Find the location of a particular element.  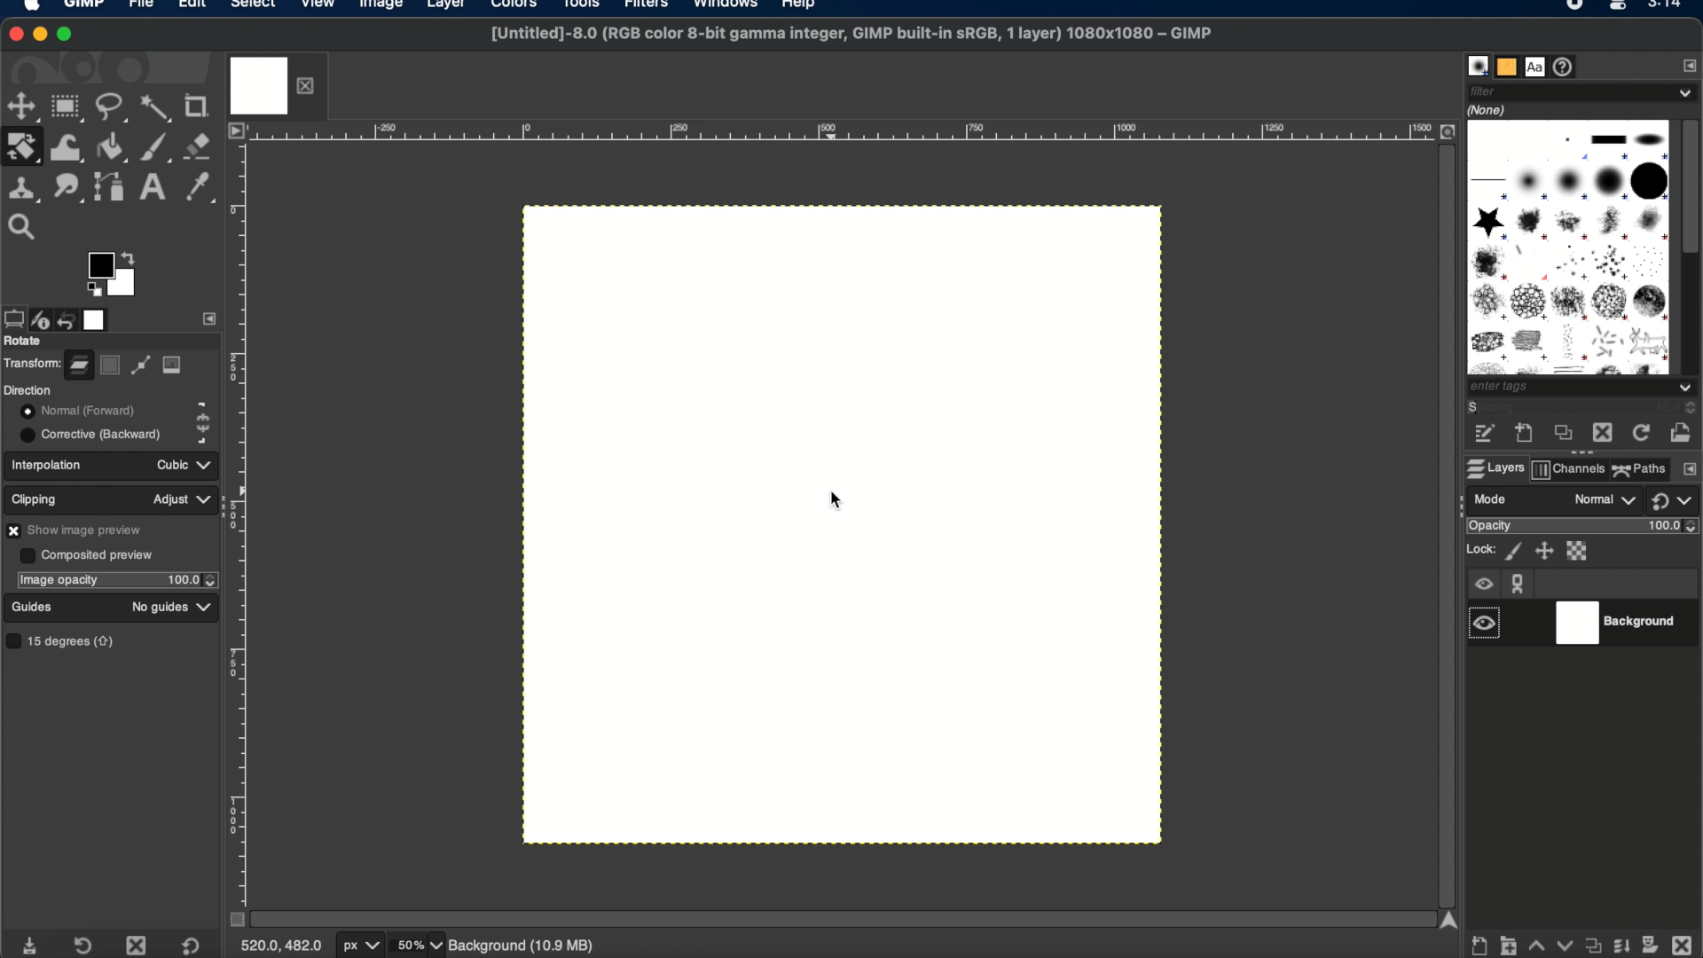

scroll bar is located at coordinates (1445, 521).